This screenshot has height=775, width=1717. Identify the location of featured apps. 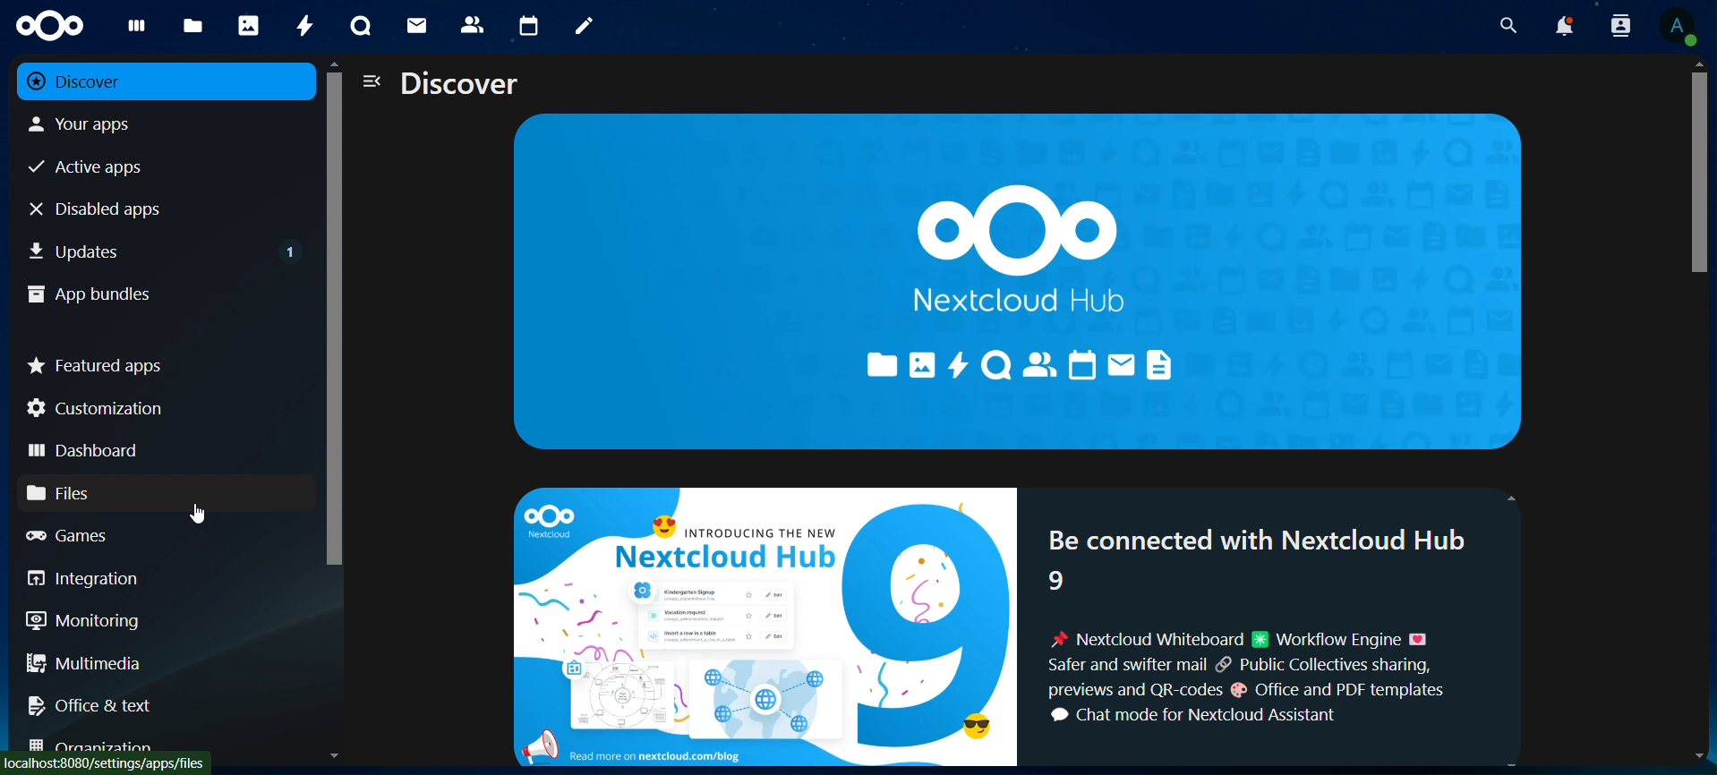
(97, 362).